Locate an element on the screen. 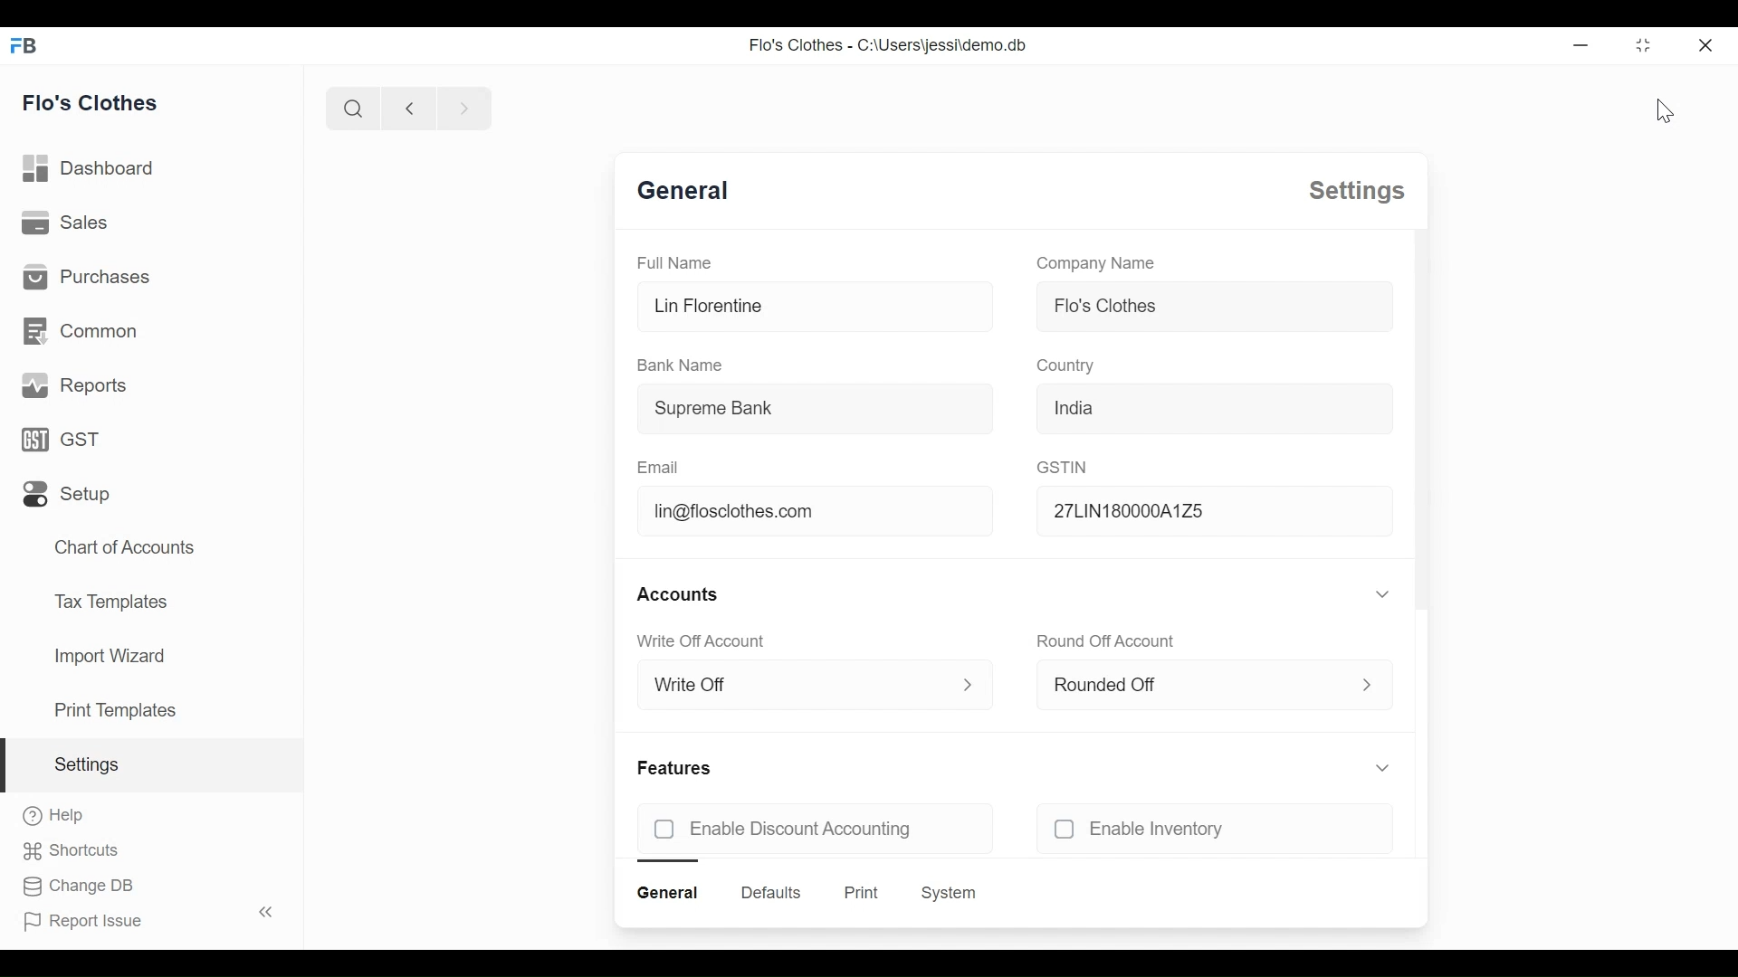 This screenshot has width=1738, height=977. 27LIN180000A1Z5 is located at coordinates (1173, 513).